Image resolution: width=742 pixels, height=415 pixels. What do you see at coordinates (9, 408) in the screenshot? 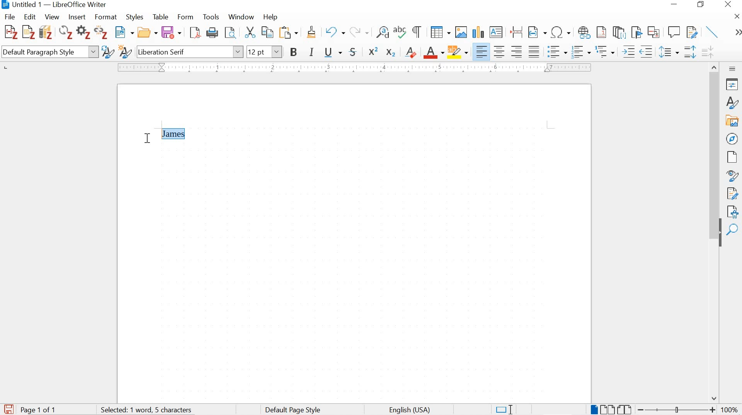
I see `save` at bounding box center [9, 408].